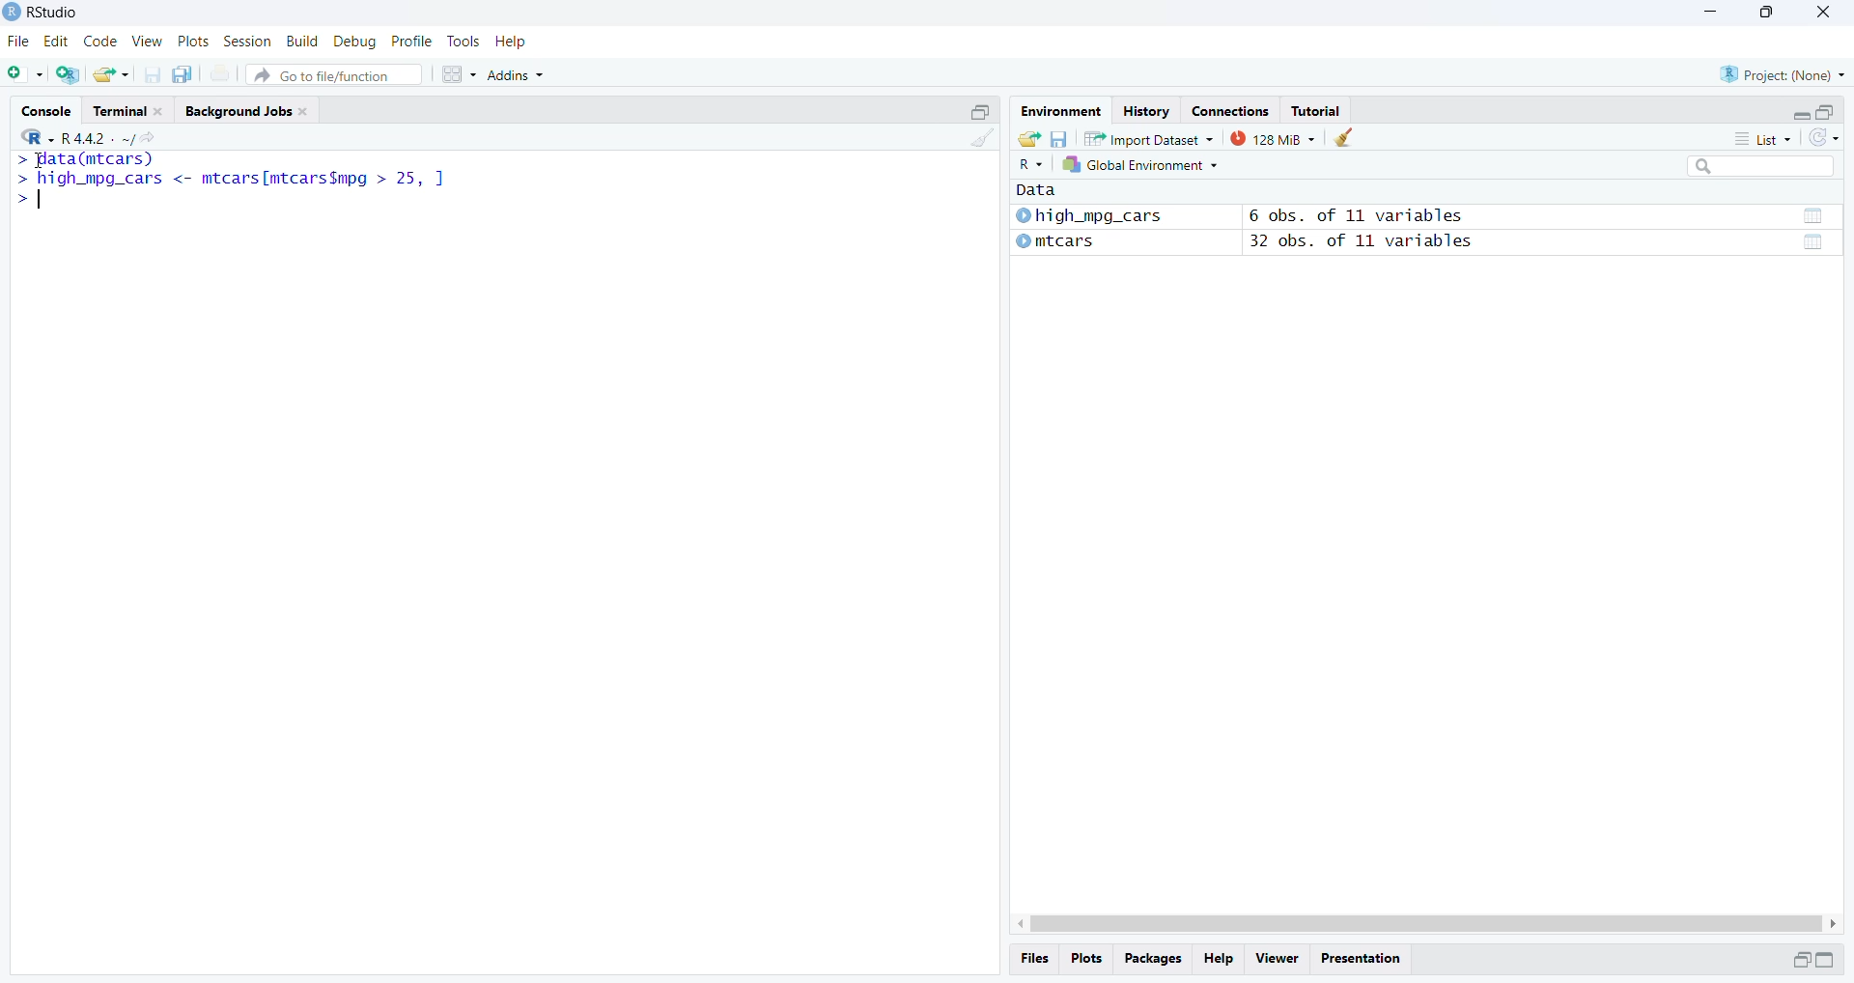 This screenshot has height=983, width=1854. Describe the element at coordinates (185, 74) in the screenshot. I see `save all open document` at that location.